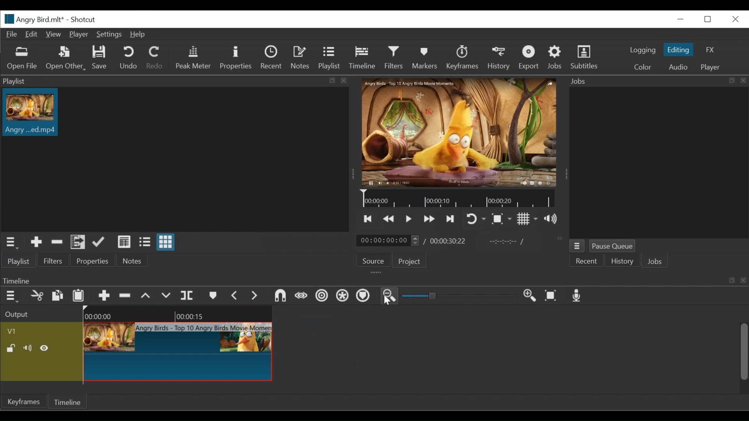 This screenshot has height=421, width=749. Describe the element at coordinates (394, 57) in the screenshot. I see `Filter` at that location.